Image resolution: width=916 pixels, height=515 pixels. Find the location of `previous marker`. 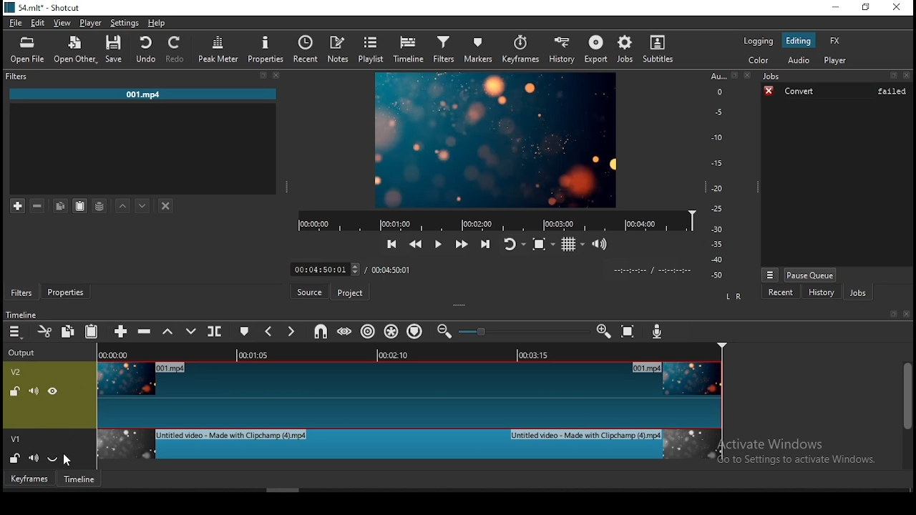

previous marker is located at coordinates (268, 332).